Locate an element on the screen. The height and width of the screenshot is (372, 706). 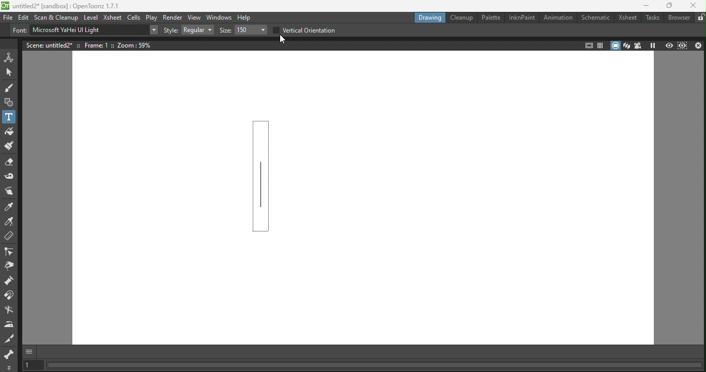
Cleanup is located at coordinates (463, 18).